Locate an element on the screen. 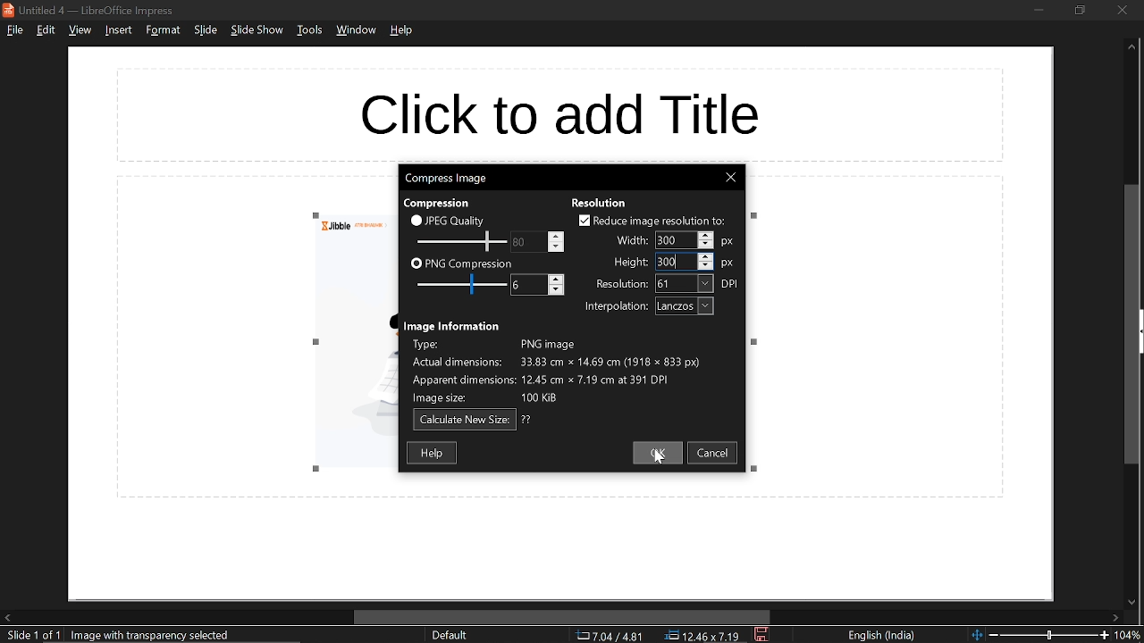 The width and height of the screenshot is (1144, 643). text is located at coordinates (527, 420).